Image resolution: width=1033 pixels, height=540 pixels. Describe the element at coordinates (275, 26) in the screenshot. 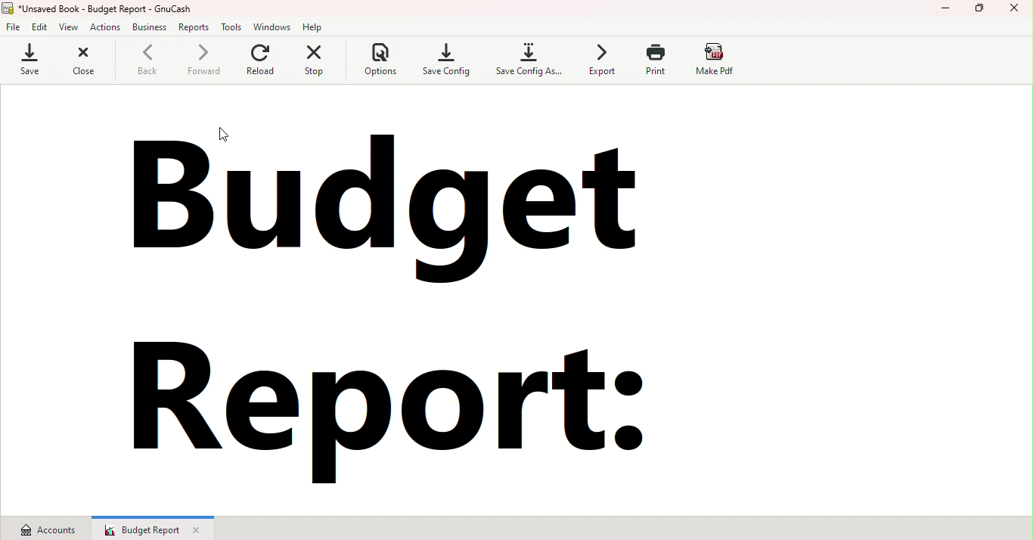

I see `Windows` at that location.